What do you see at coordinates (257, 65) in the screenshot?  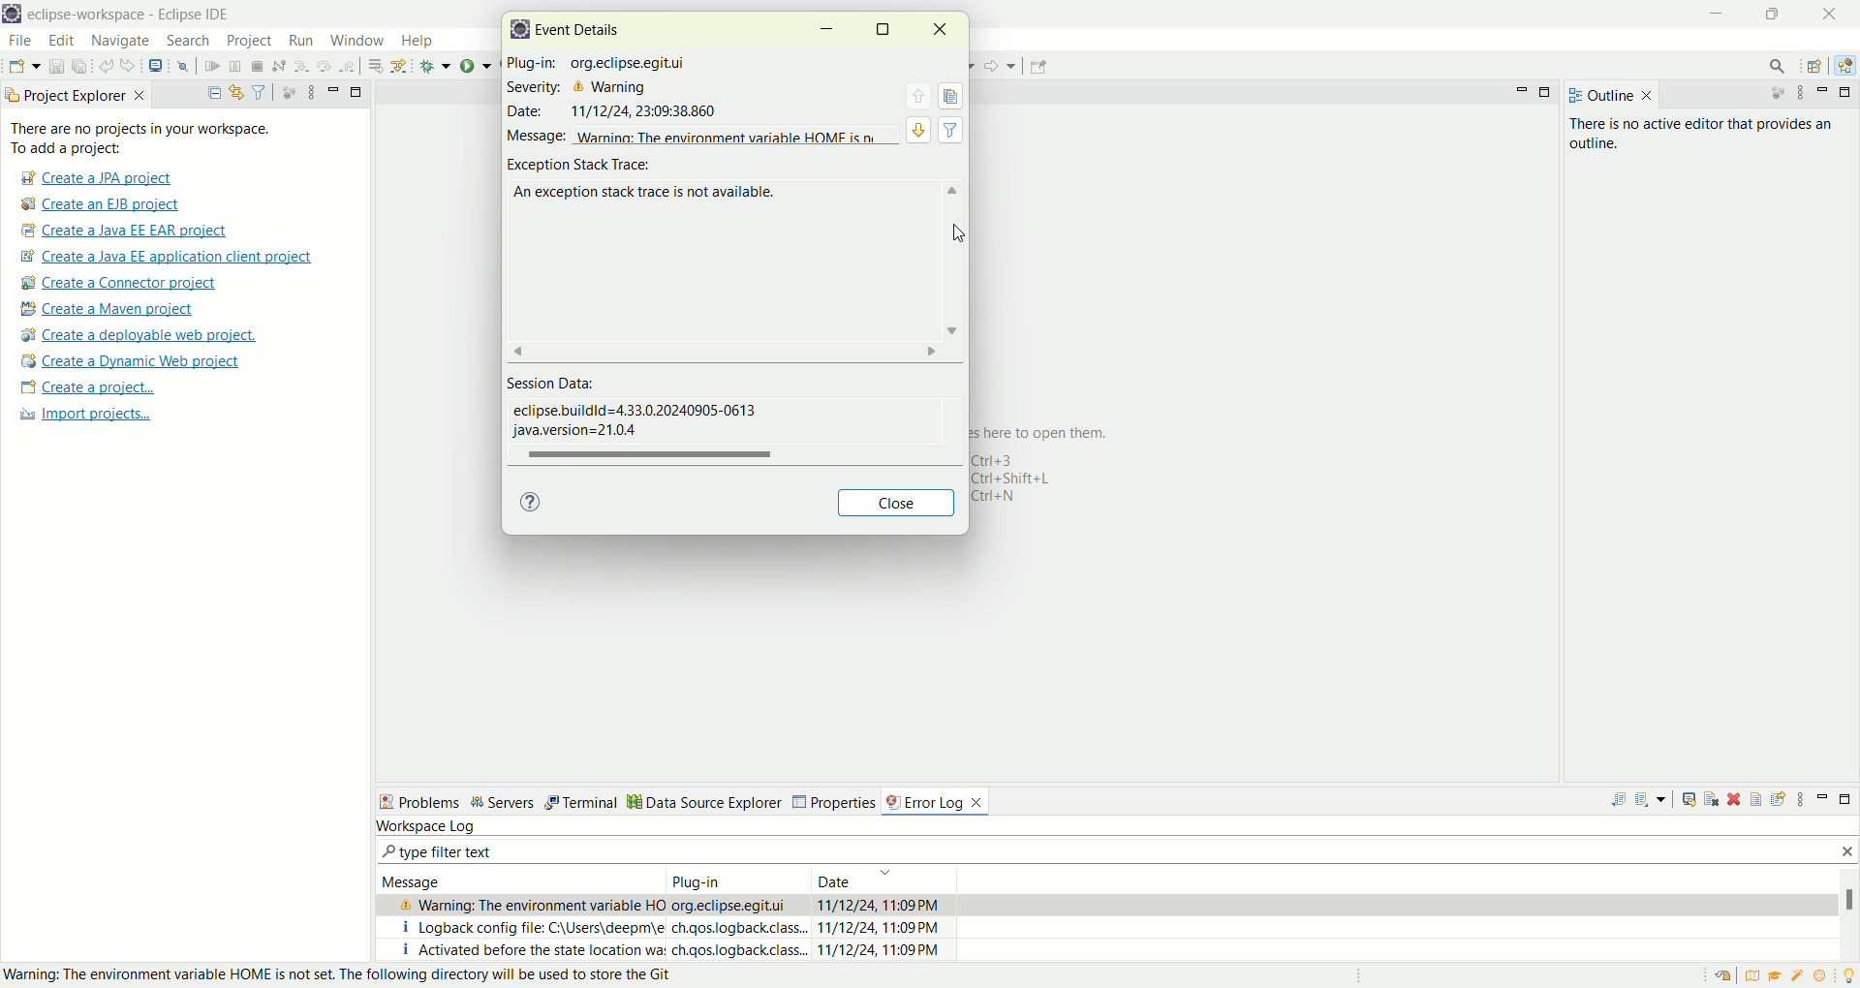 I see `terminate` at bounding box center [257, 65].